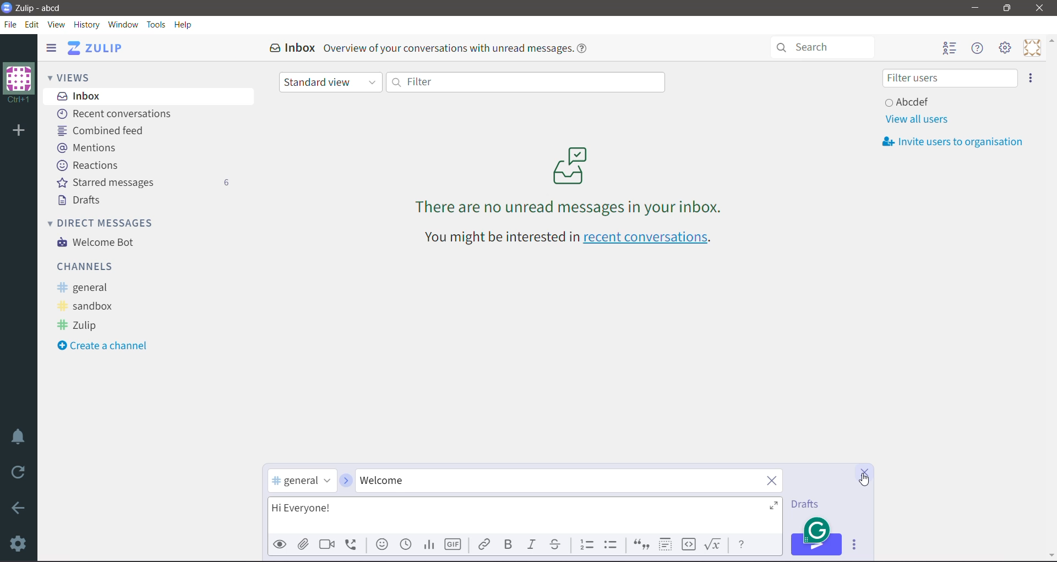 This screenshot has width=1057, height=562. I want to click on Application, so click(99, 48).